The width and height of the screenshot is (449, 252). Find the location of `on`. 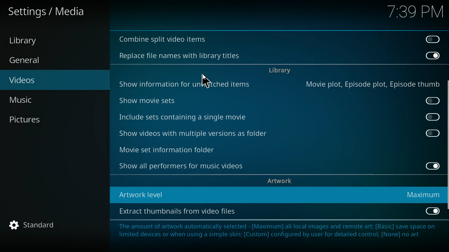

on is located at coordinates (432, 166).